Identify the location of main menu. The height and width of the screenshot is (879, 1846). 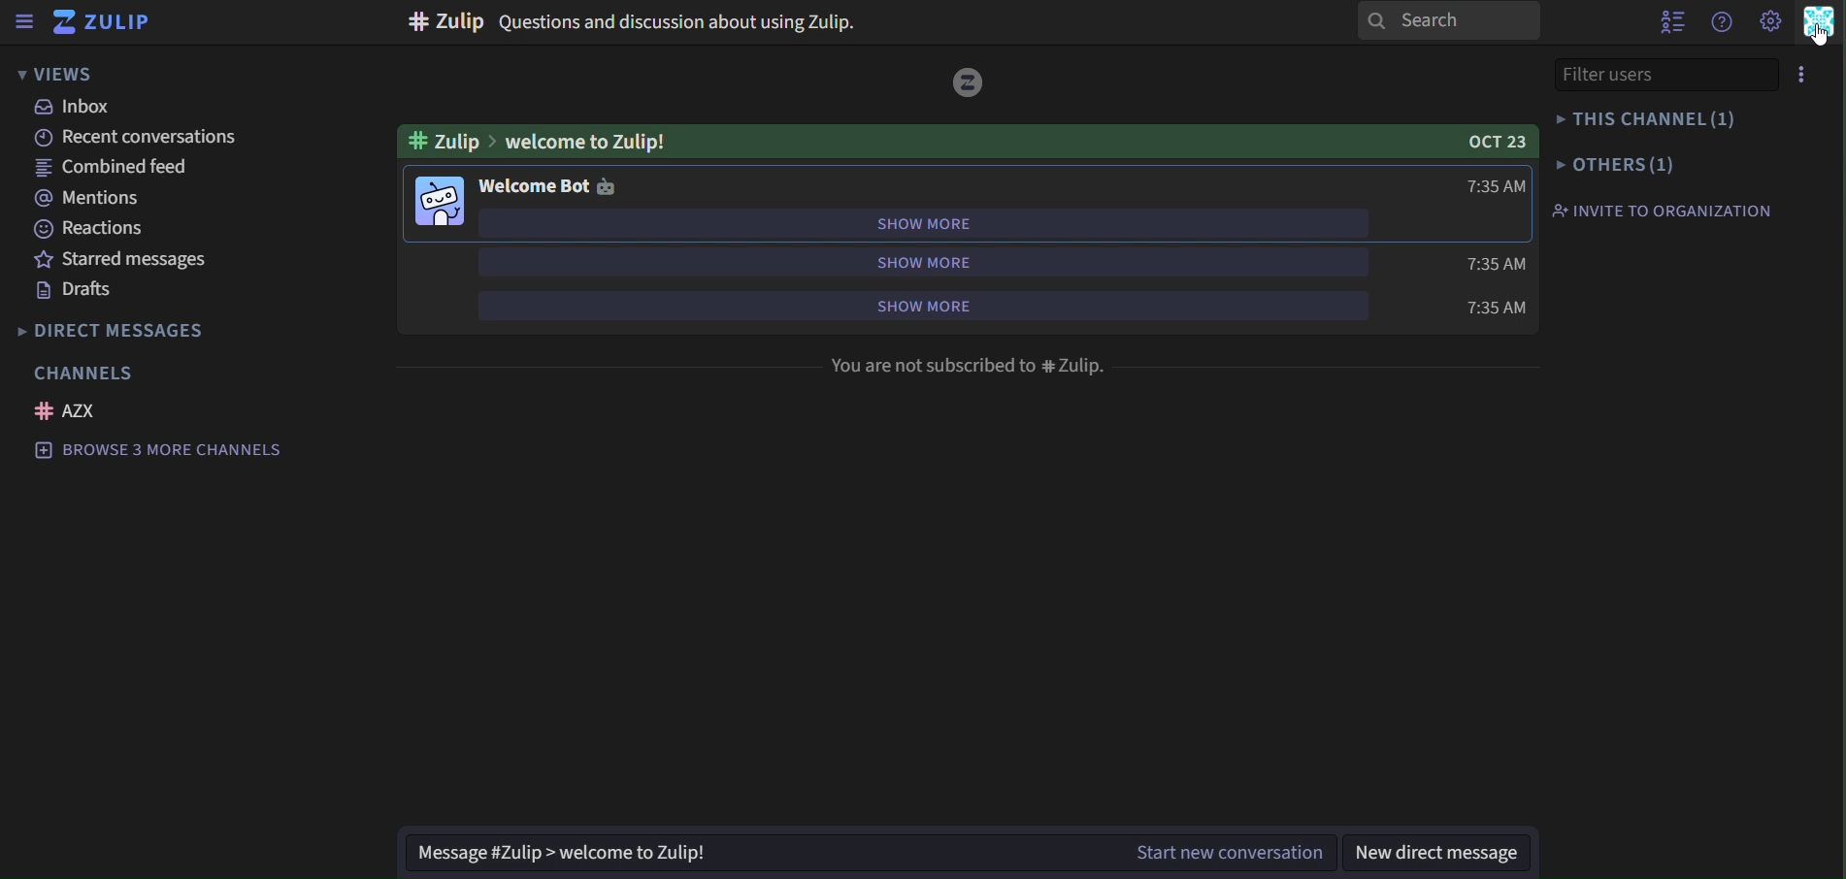
(1770, 22).